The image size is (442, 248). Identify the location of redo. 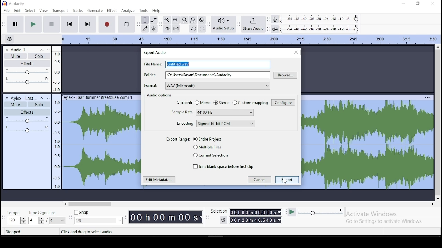
(201, 29).